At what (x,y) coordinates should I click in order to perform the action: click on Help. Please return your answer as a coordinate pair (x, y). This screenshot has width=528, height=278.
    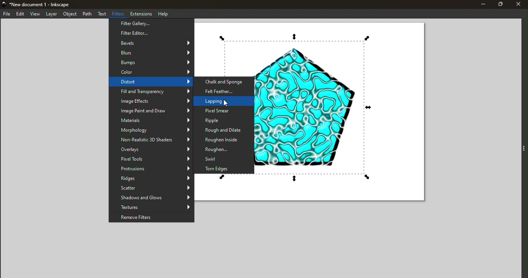
    Looking at the image, I should click on (163, 13).